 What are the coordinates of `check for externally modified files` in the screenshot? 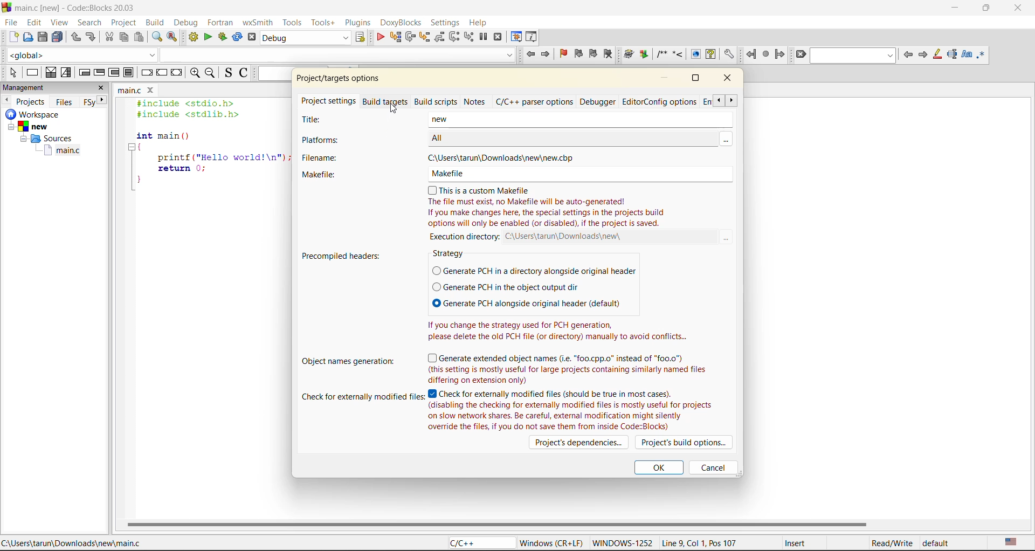 It's located at (361, 398).